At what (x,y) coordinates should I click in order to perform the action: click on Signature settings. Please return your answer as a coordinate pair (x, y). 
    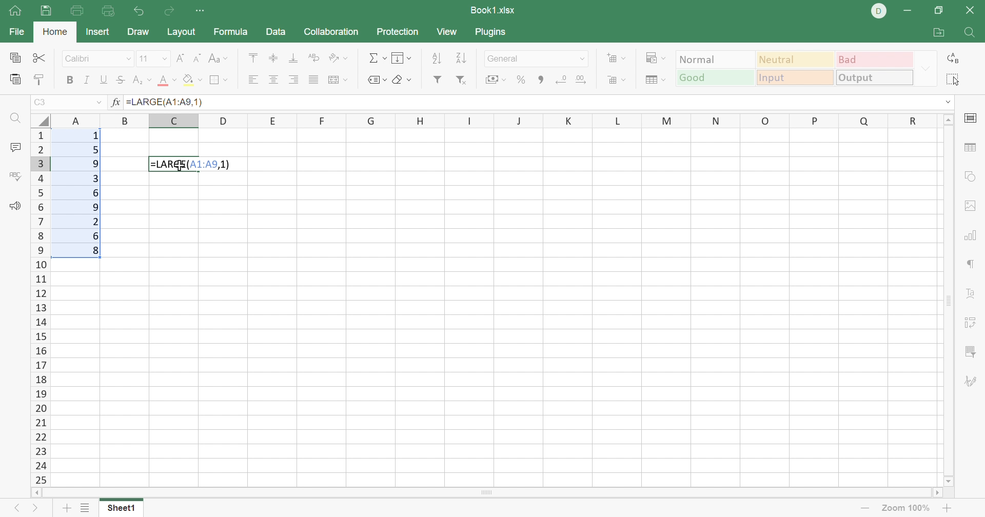
    Looking at the image, I should click on (971, 381).